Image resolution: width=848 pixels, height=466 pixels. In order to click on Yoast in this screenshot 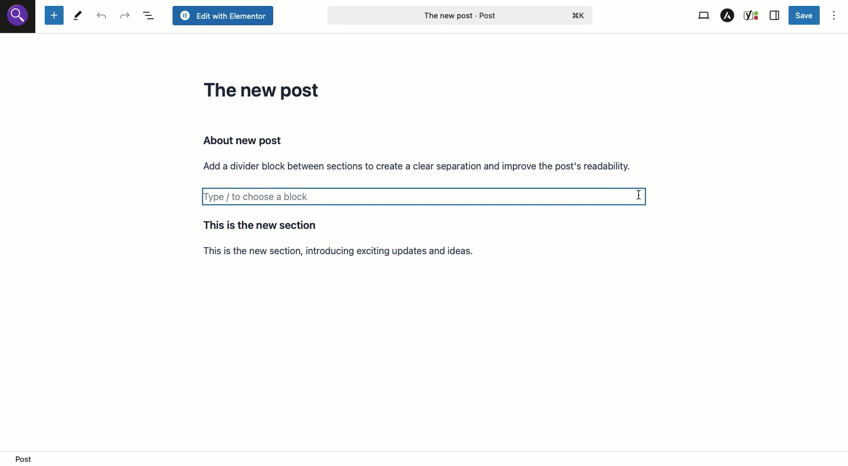, I will do `click(752, 15)`.